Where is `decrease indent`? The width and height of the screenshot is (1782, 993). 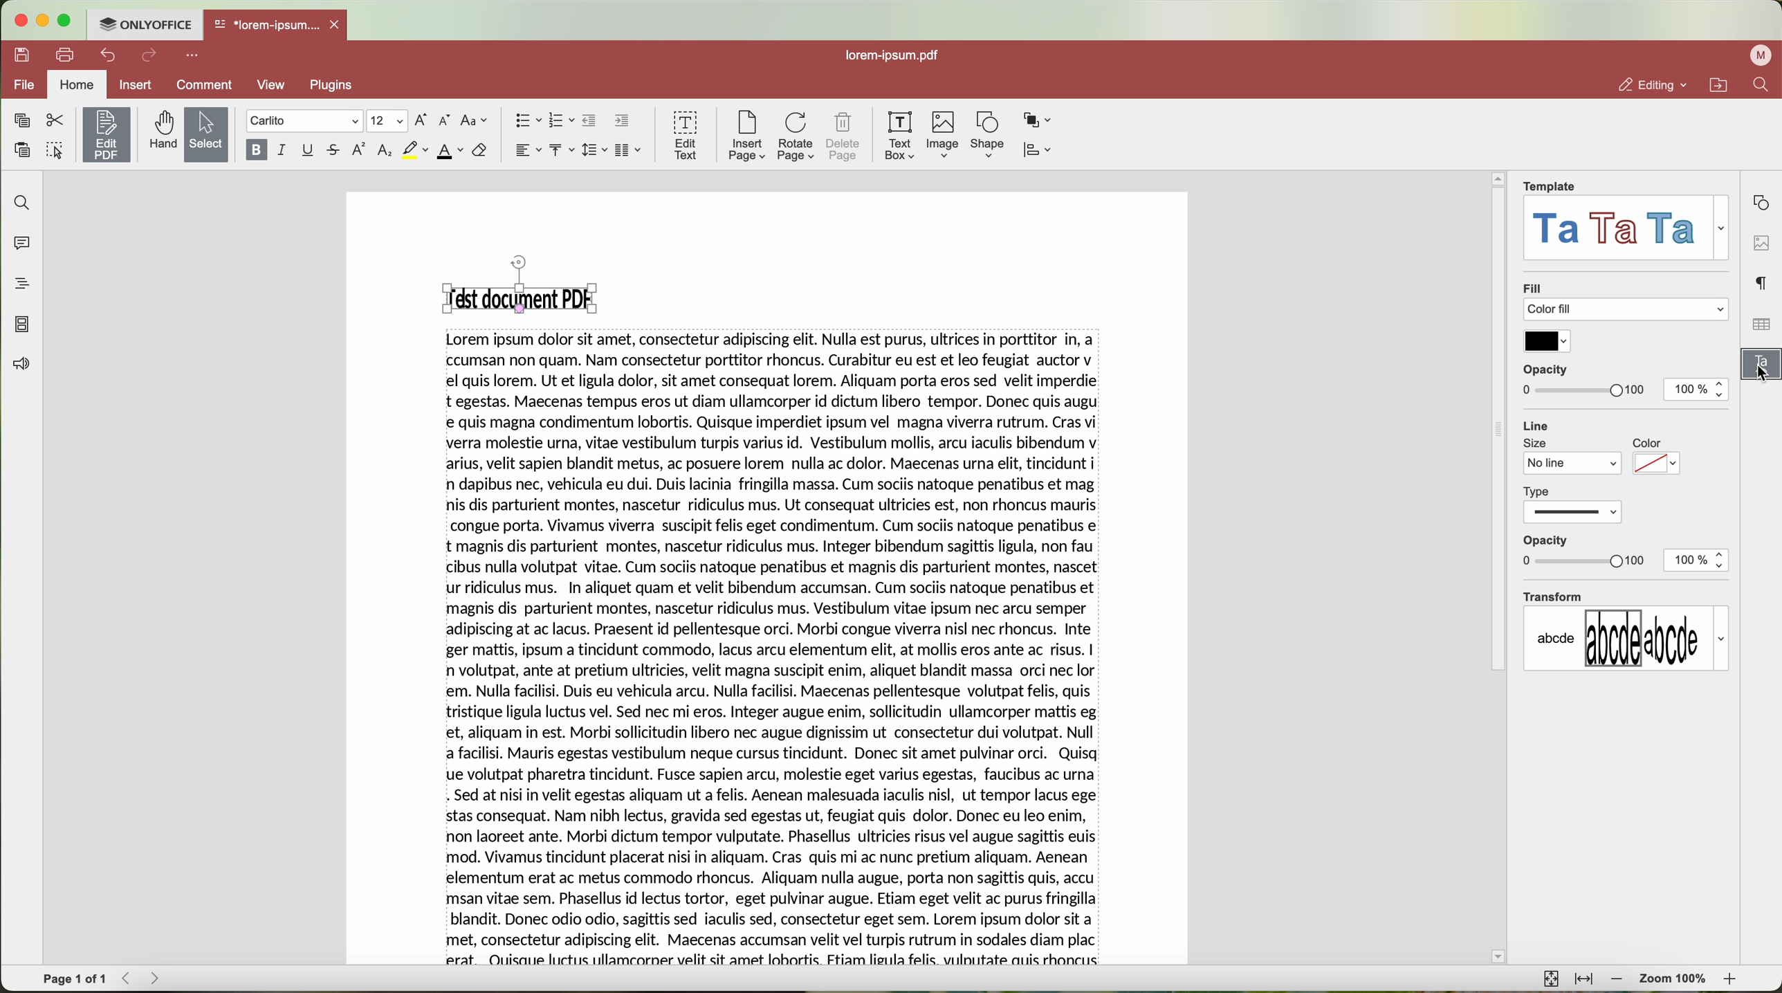 decrease indent is located at coordinates (591, 121).